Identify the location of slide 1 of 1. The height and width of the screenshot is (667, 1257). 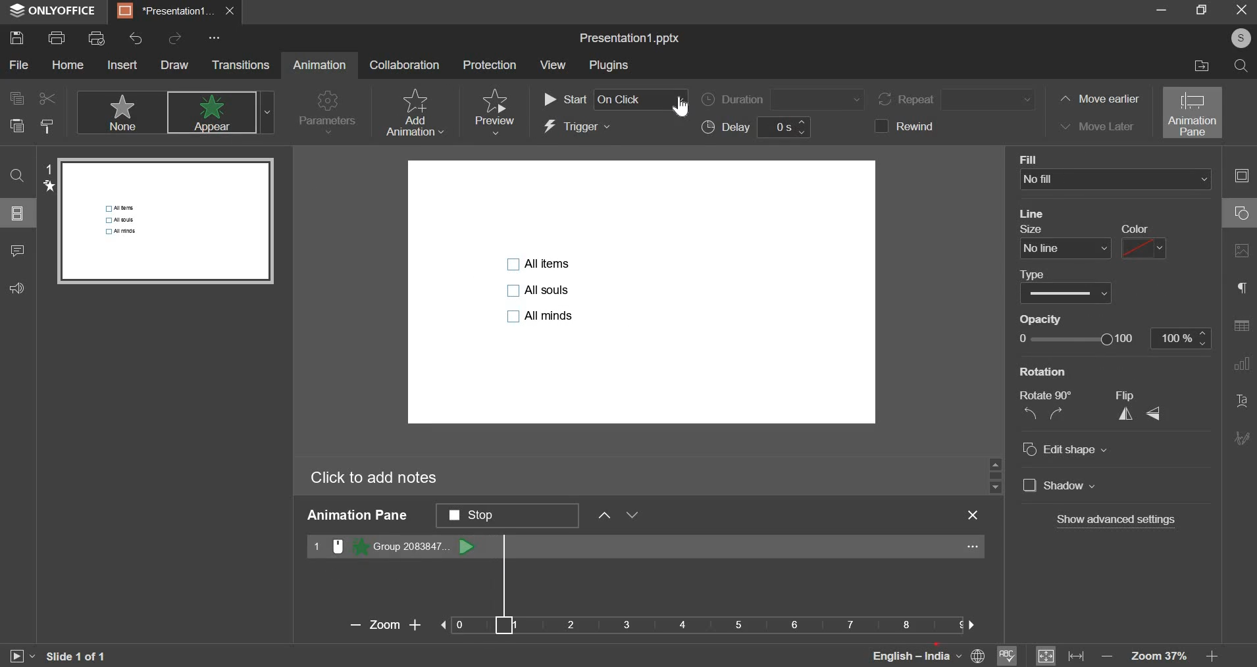
(75, 656).